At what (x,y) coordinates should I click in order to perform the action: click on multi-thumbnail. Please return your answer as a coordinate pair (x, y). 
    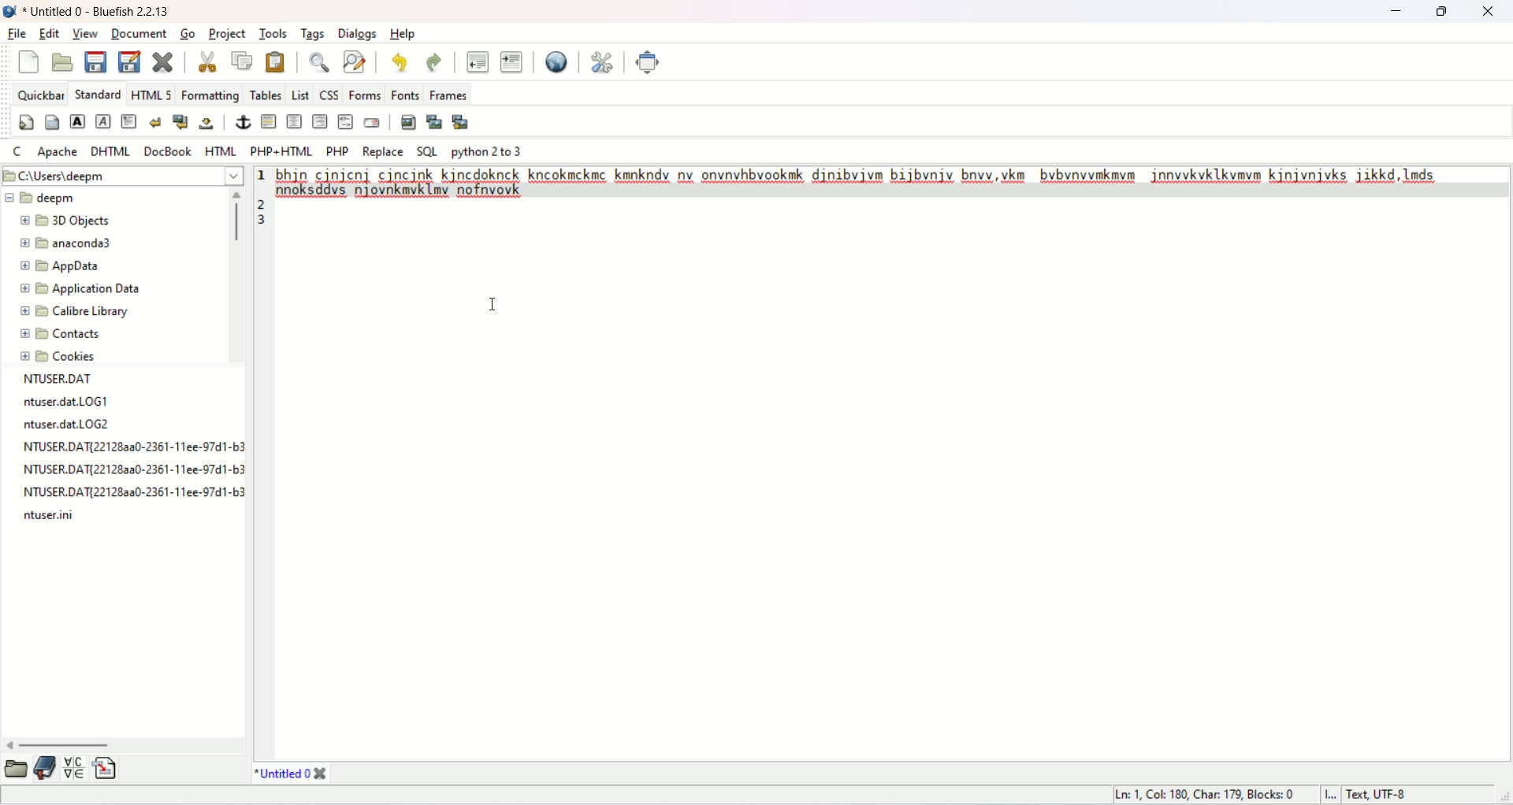
    Looking at the image, I should click on (463, 121).